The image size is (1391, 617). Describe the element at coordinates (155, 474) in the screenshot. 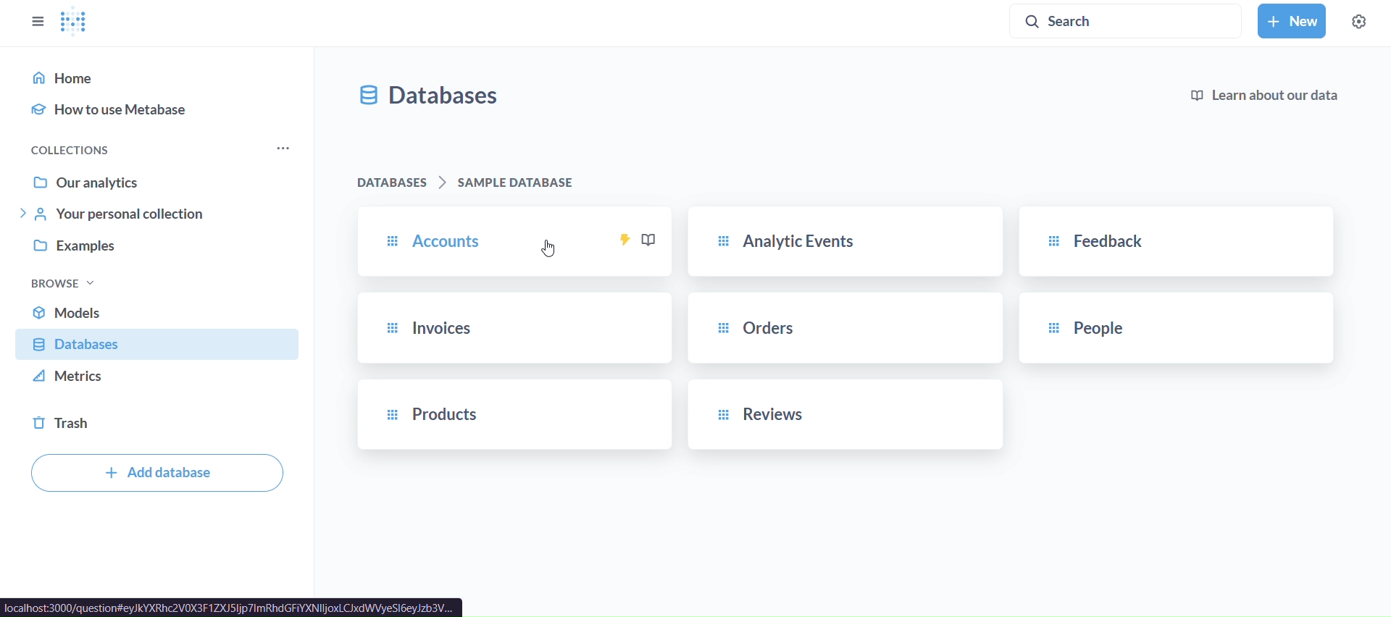

I see `add database` at that location.